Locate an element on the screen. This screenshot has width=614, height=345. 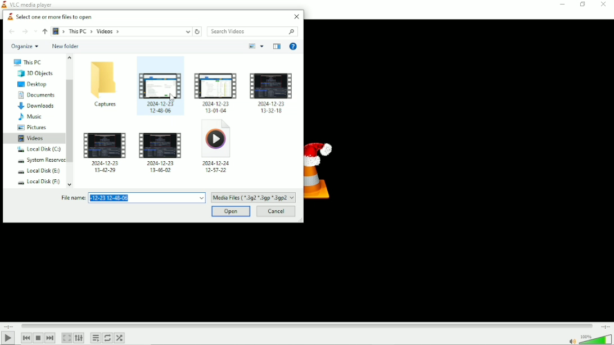
show Previous pane is located at coordinates (276, 46).